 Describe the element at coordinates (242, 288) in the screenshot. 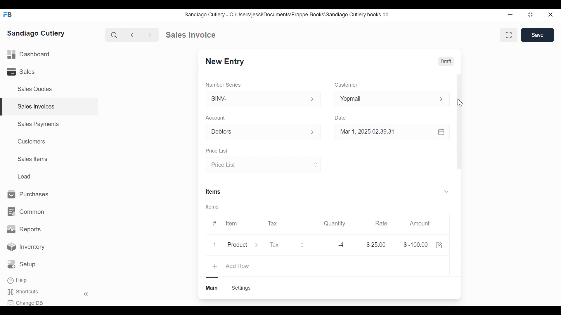

I see `Settings` at that location.